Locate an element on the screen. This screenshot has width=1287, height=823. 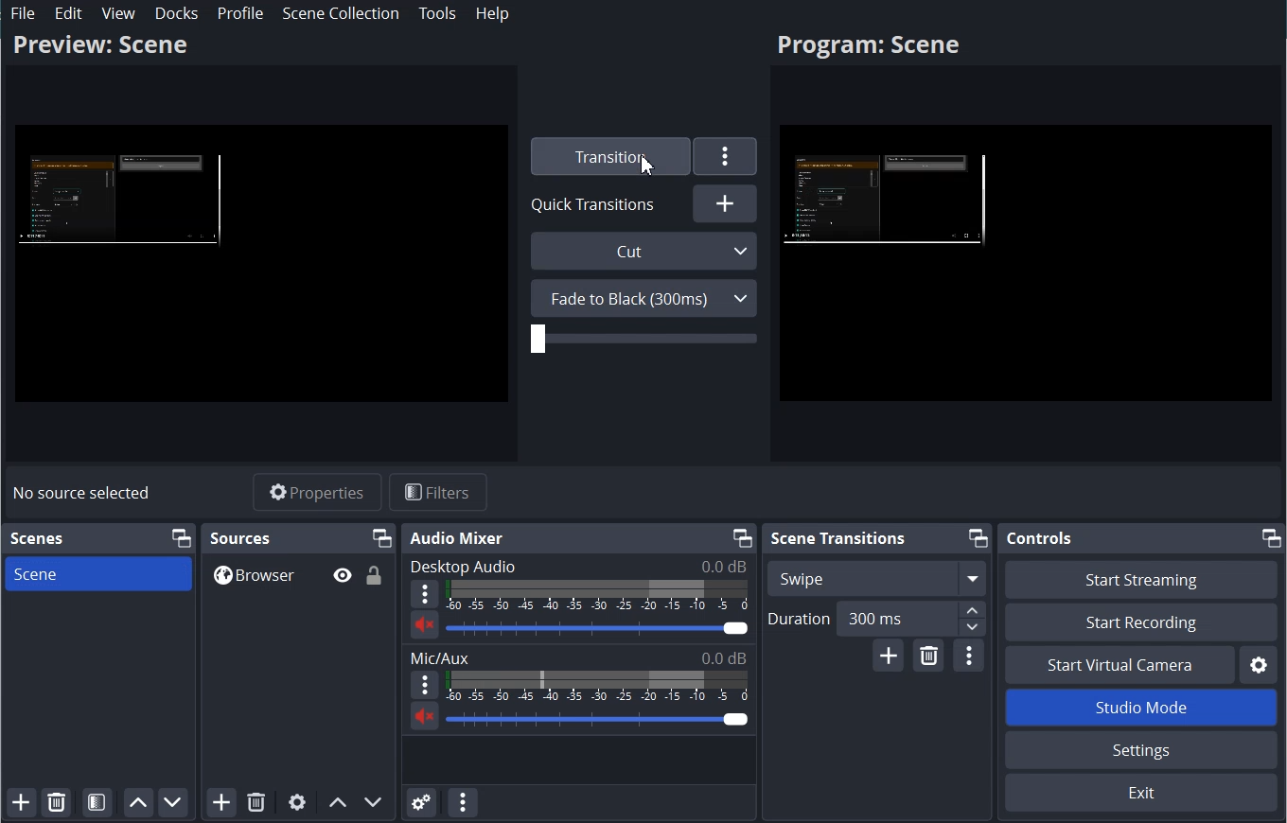
Maximize is located at coordinates (382, 537).